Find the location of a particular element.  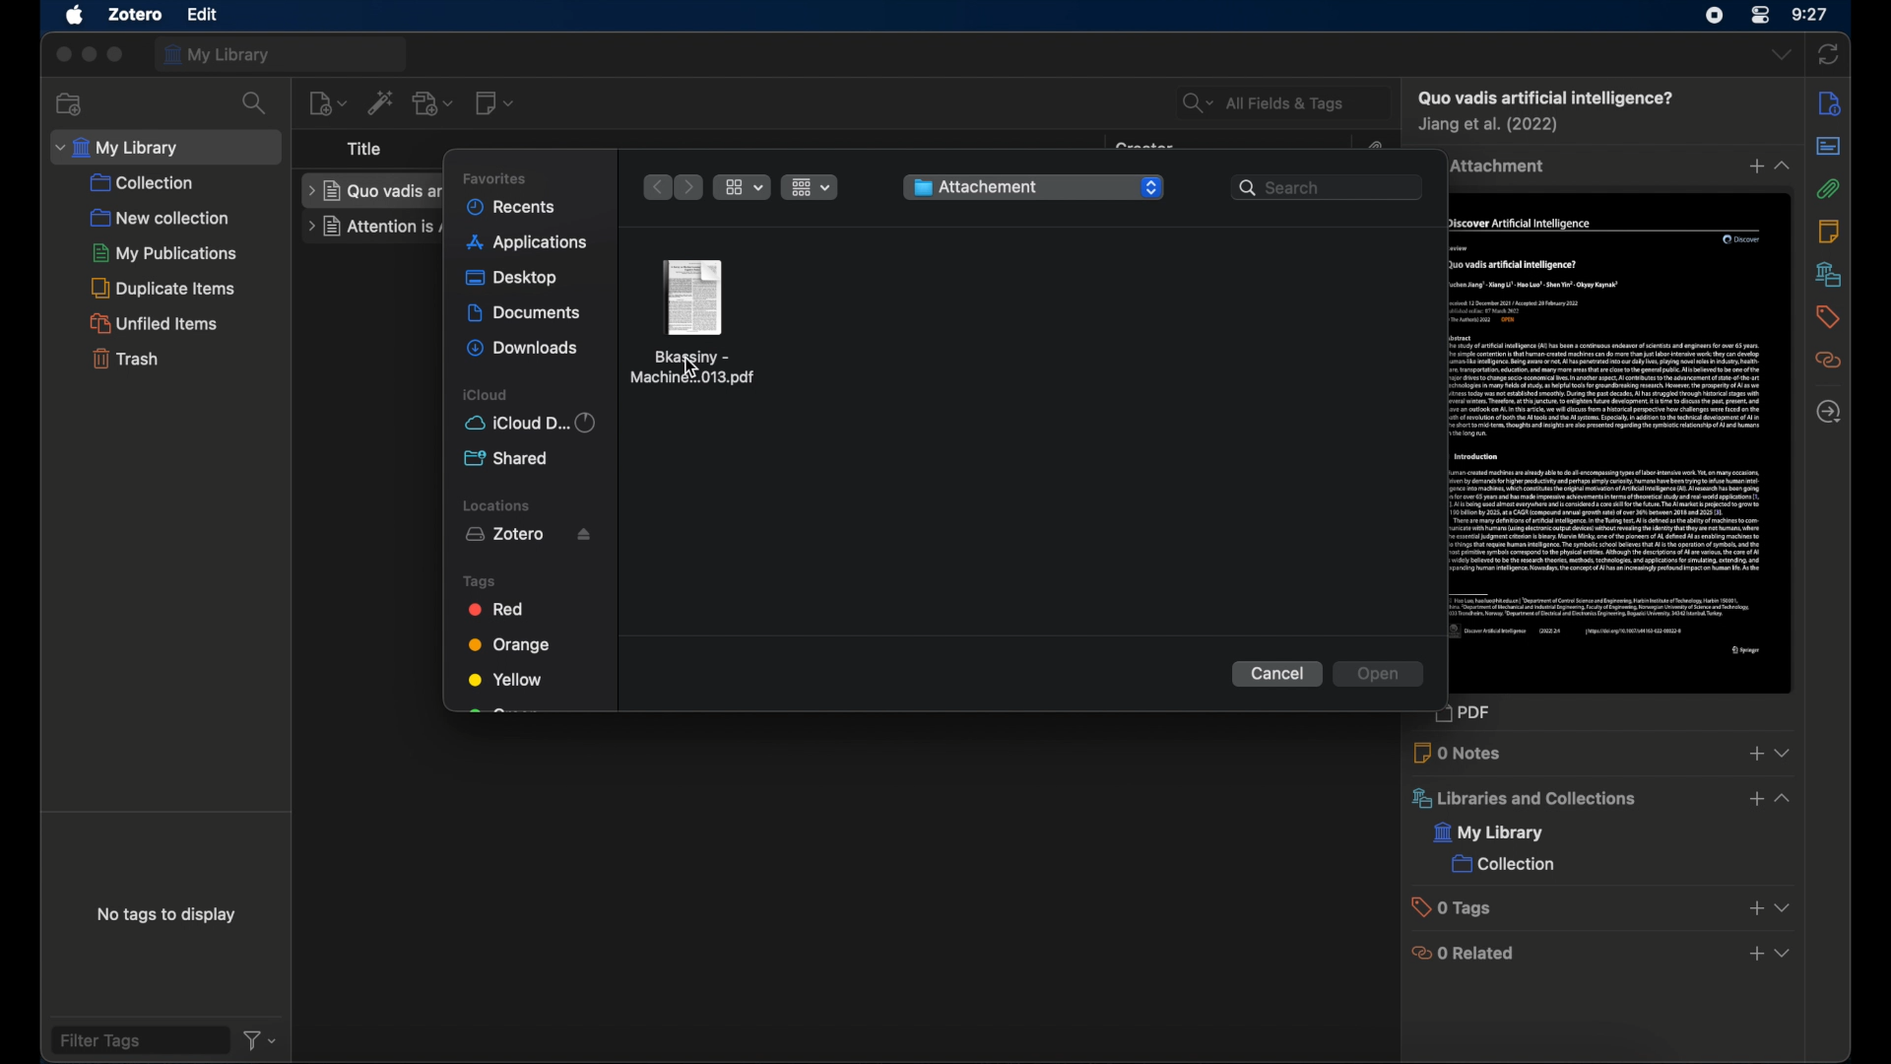

0 tags is located at coordinates (1458, 907).